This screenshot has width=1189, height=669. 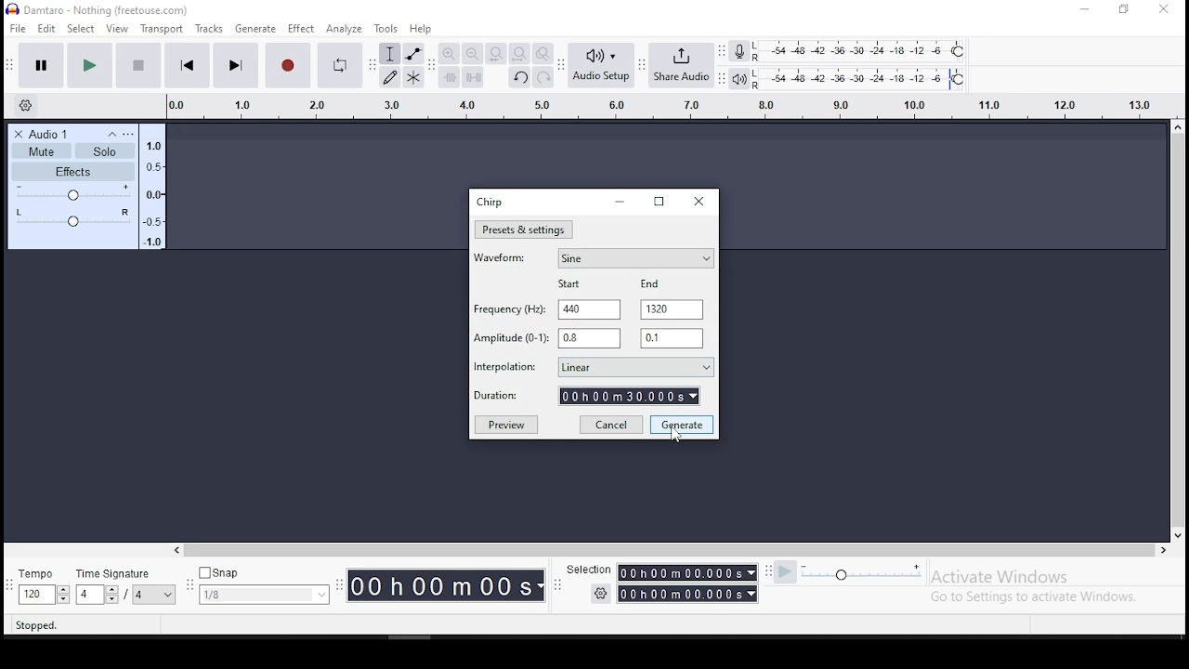 What do you see at coordinates (389, 77) in the screenshot?
I see `draw tool` at bounding box center [389, 77].